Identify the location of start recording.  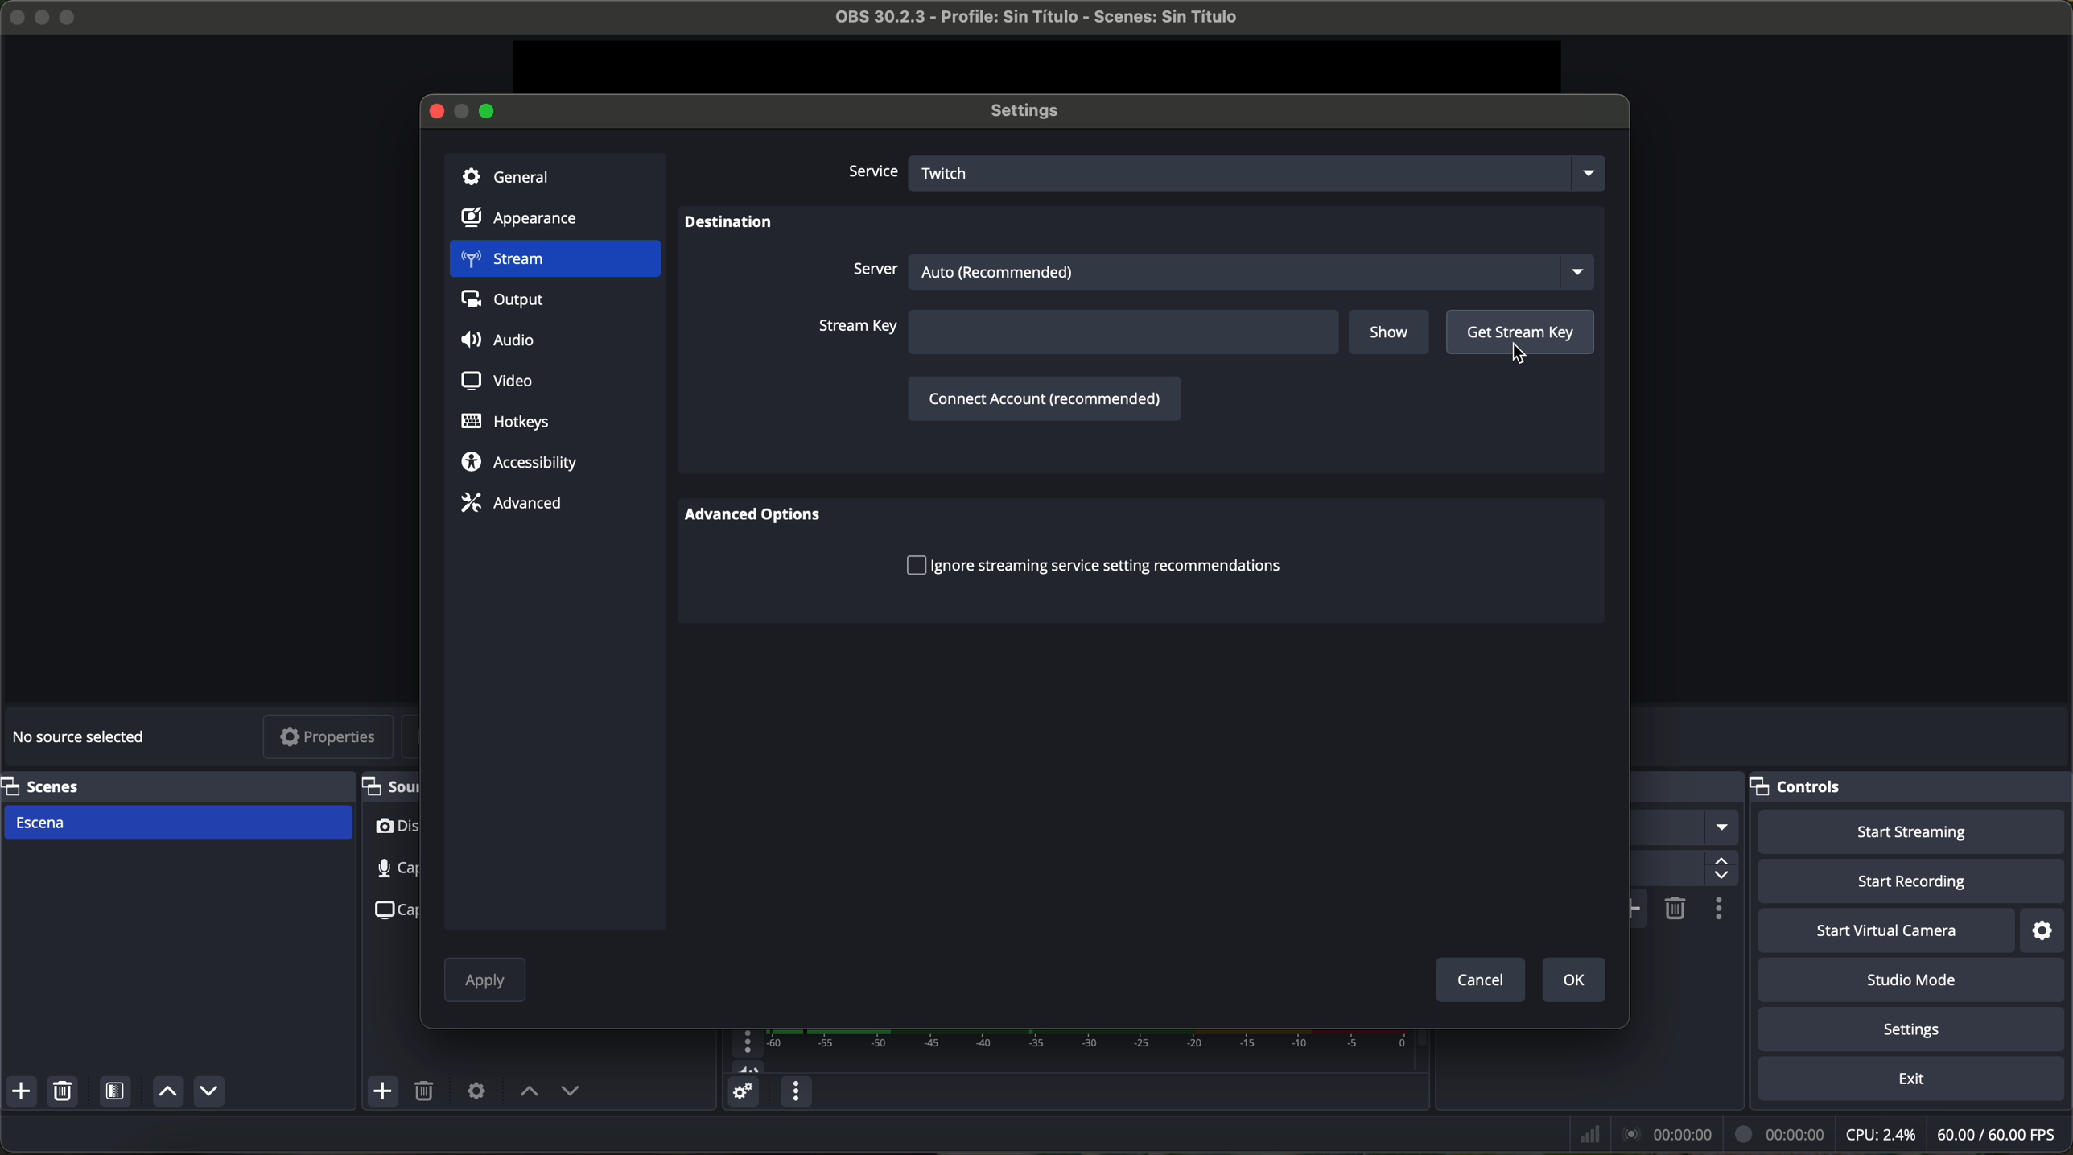
(1914, 883).